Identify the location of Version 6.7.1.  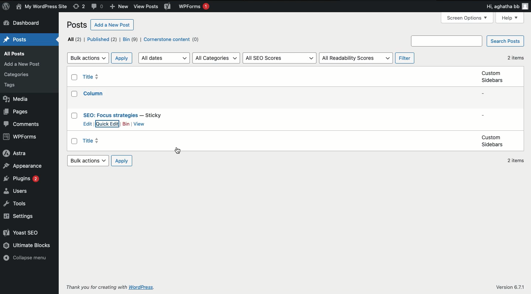
(510, 287).